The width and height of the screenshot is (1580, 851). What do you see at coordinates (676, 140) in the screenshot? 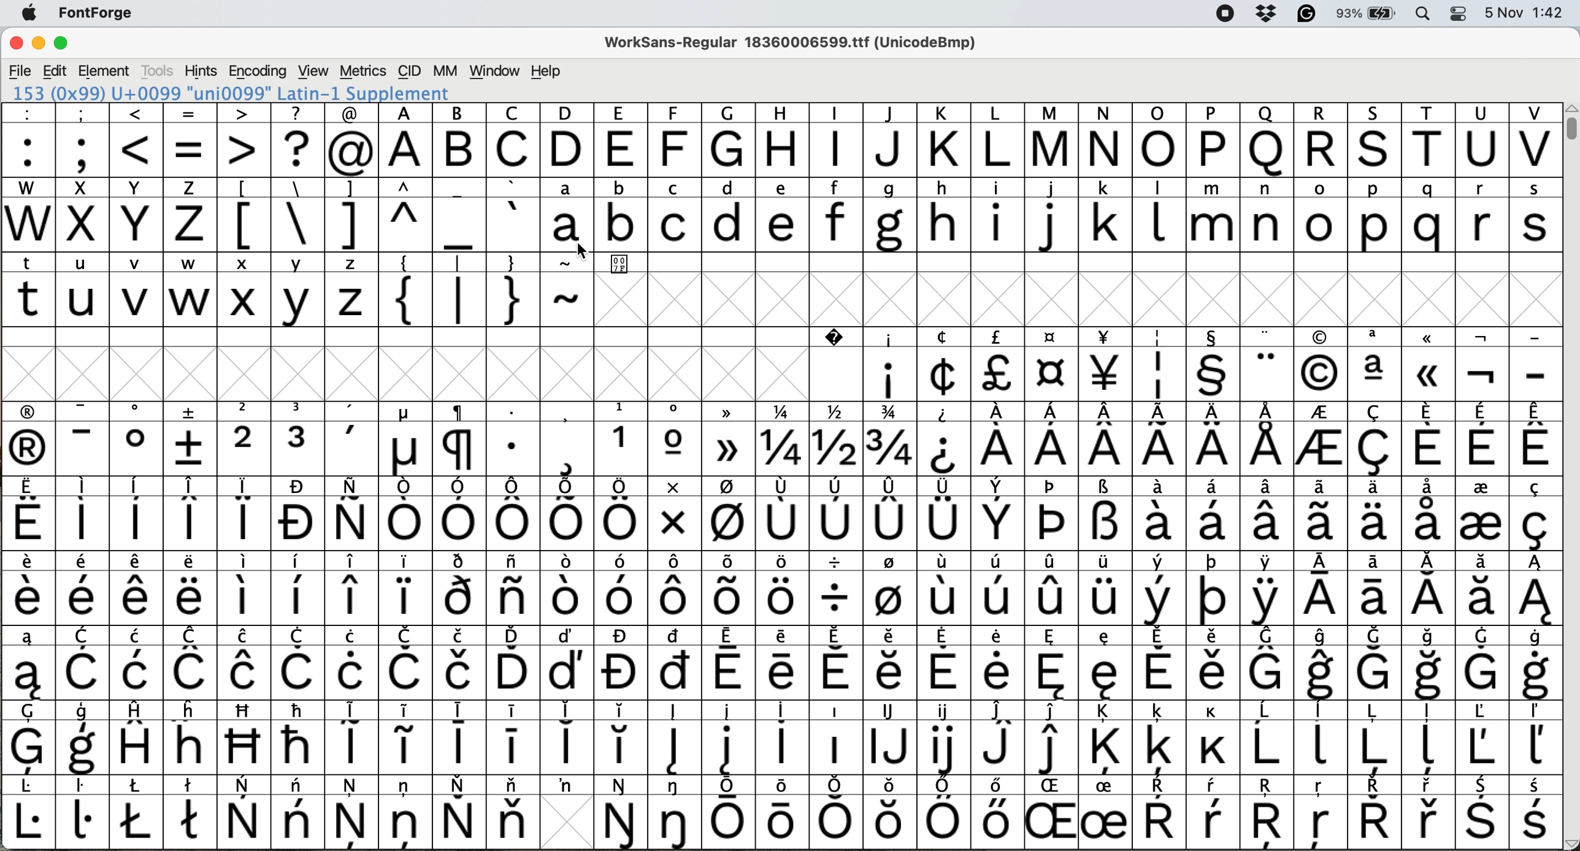
I see `` at bounding box center [676, 140].